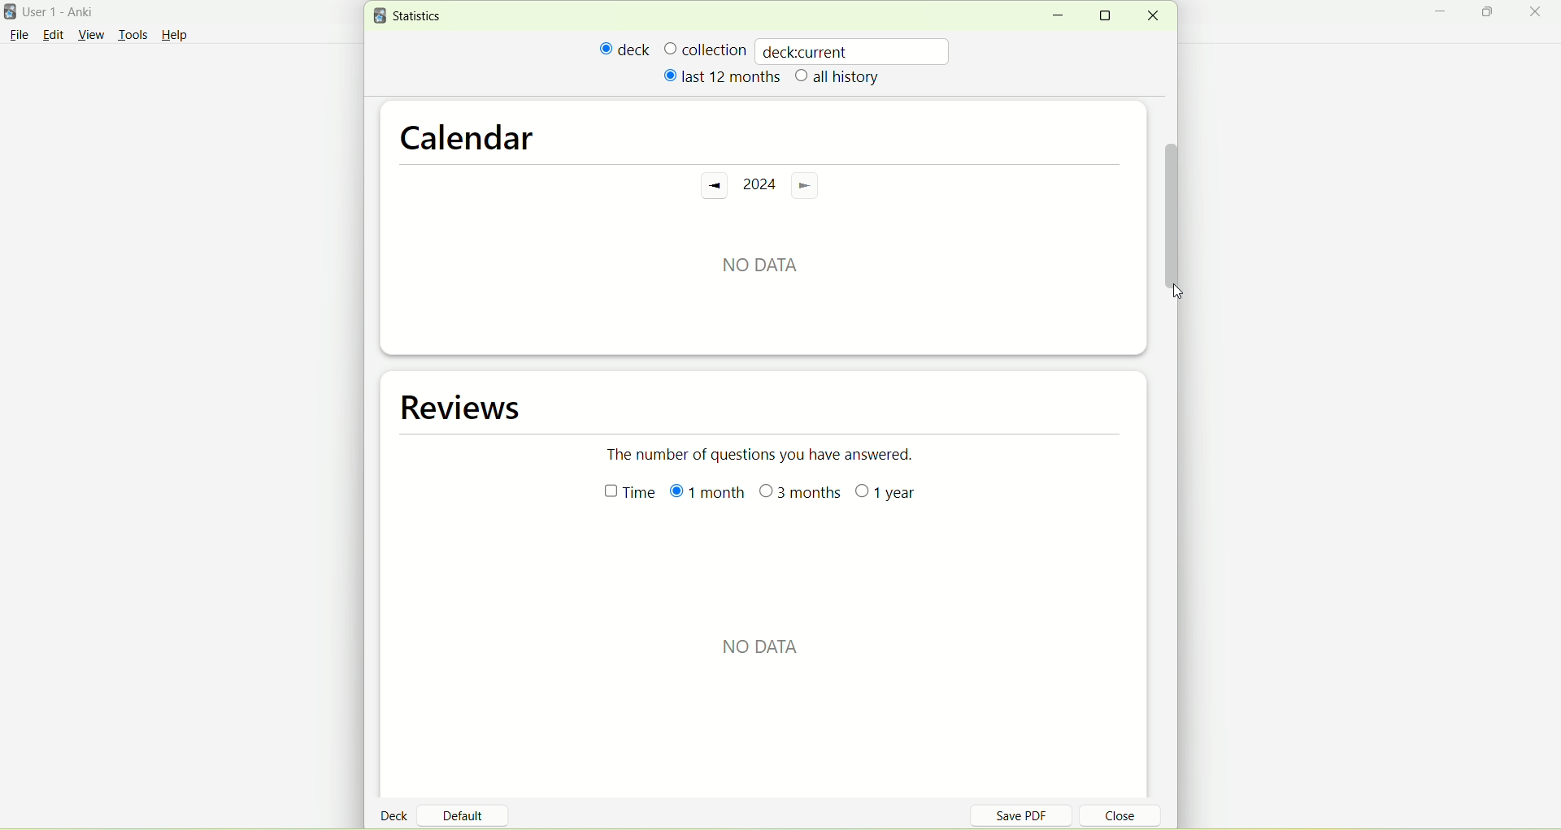  I want to click on vertical scroll bar, so click(1172, 205).